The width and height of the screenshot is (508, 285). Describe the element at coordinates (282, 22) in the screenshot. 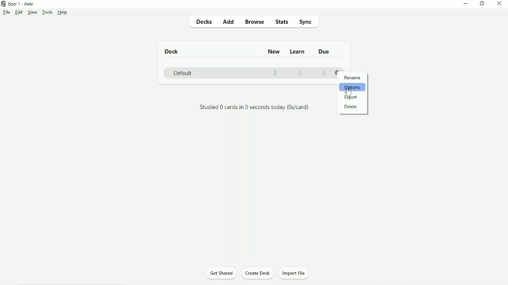

I see `Stats` at that location.